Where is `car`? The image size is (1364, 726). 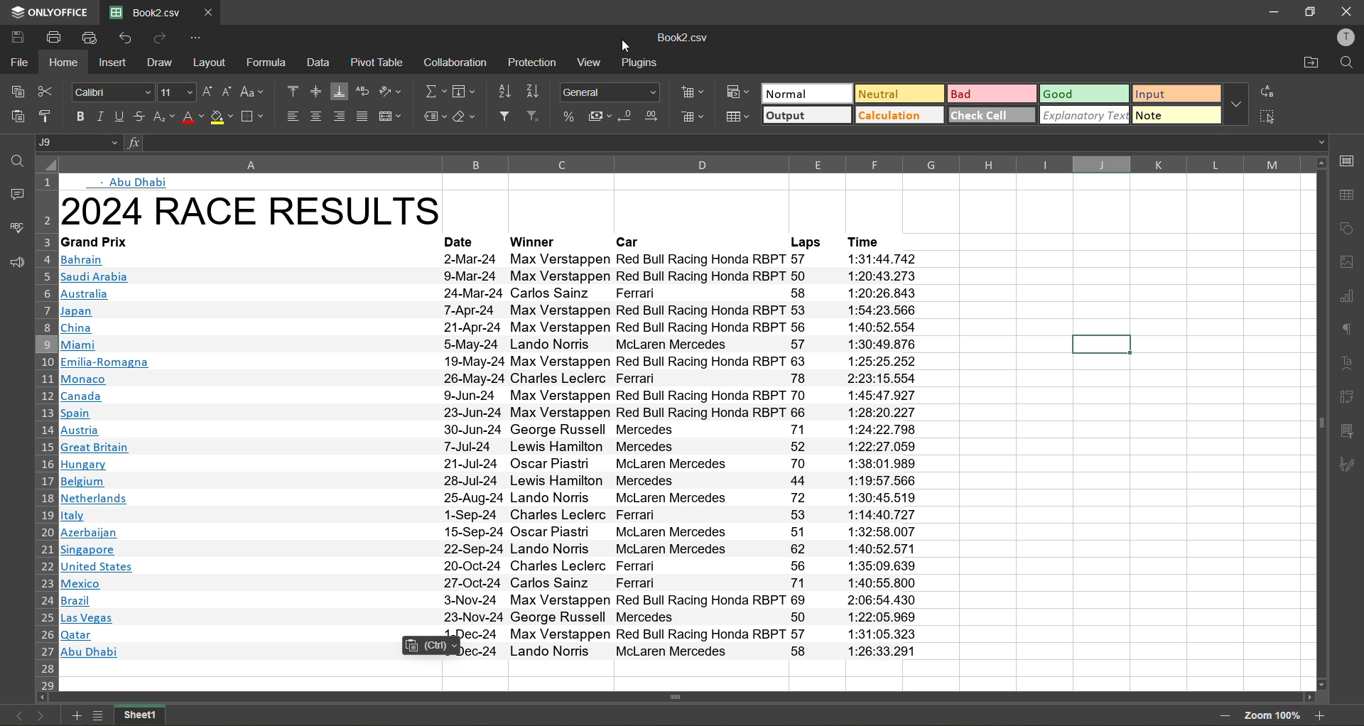
car is located at coordinates (634, 242).